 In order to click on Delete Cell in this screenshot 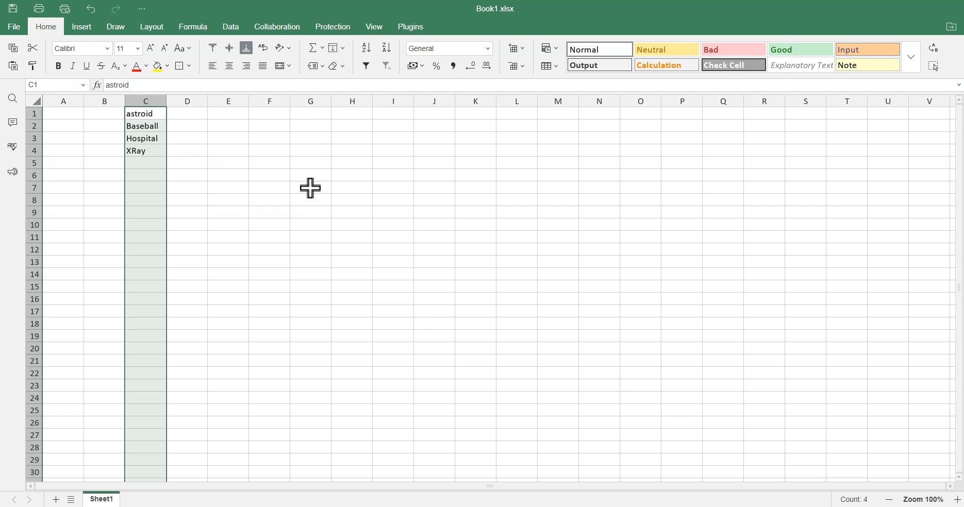, I will do `click(516, 65)`.